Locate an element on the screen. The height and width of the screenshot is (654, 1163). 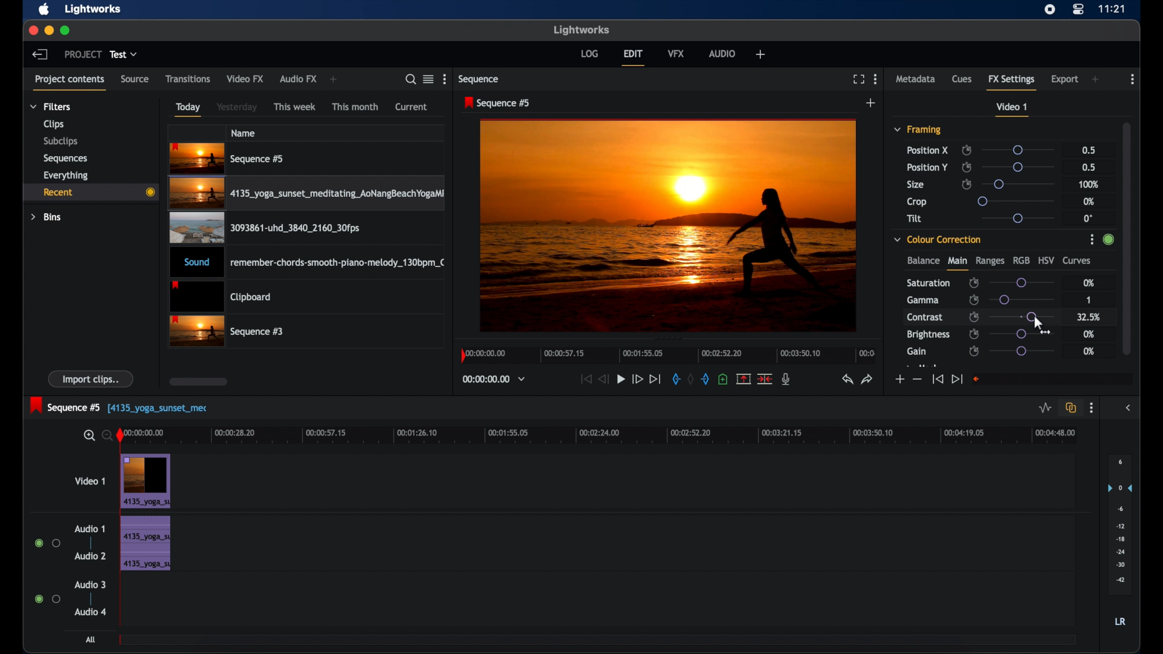
slider is located at coordinates (1023, 317).